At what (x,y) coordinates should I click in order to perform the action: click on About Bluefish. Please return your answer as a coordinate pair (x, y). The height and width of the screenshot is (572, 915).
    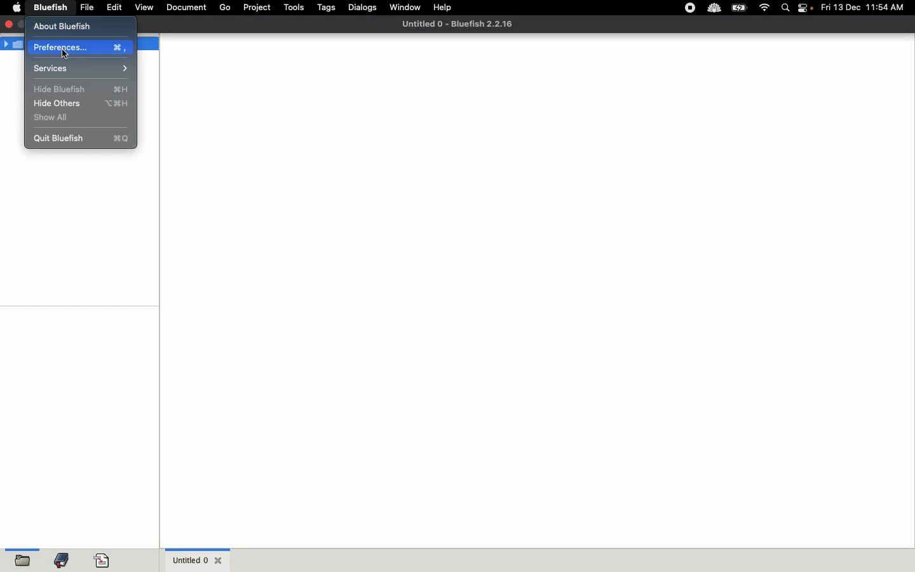
    Looking at the image, I should click on (65, 26).